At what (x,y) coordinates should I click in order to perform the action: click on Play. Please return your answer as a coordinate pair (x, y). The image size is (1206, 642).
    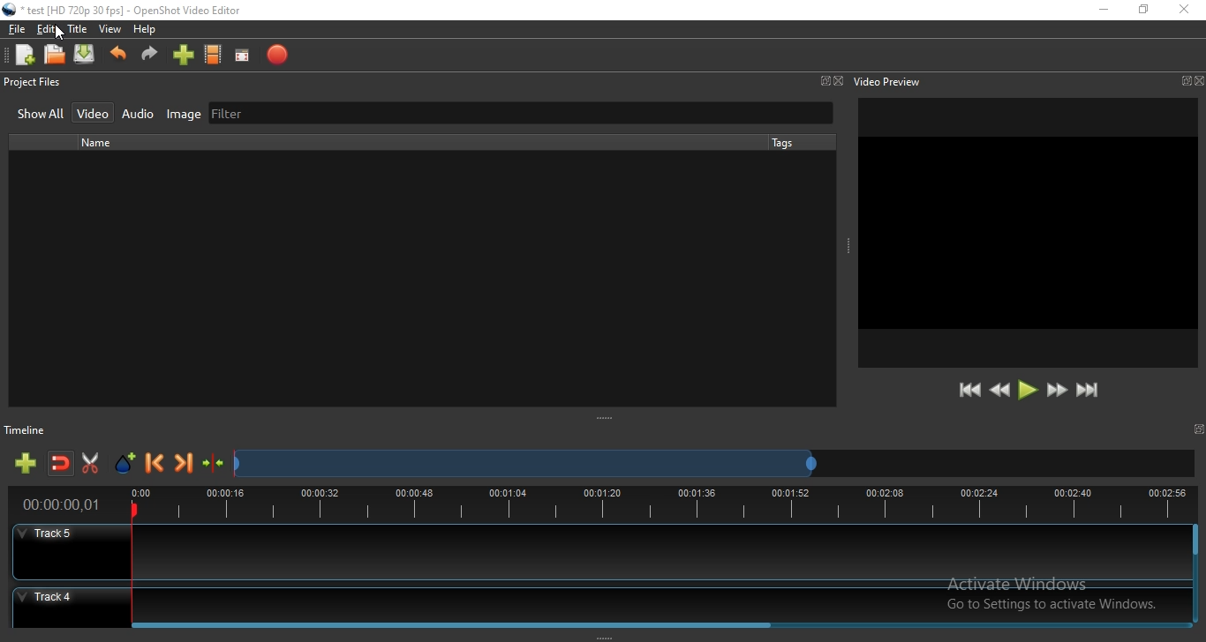
    Looking at the image, I should click on (1028, 391).